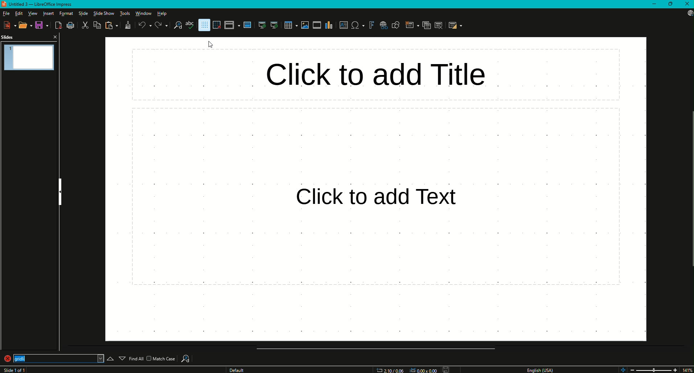  I want to click on Dimensions, so click(404, 370).